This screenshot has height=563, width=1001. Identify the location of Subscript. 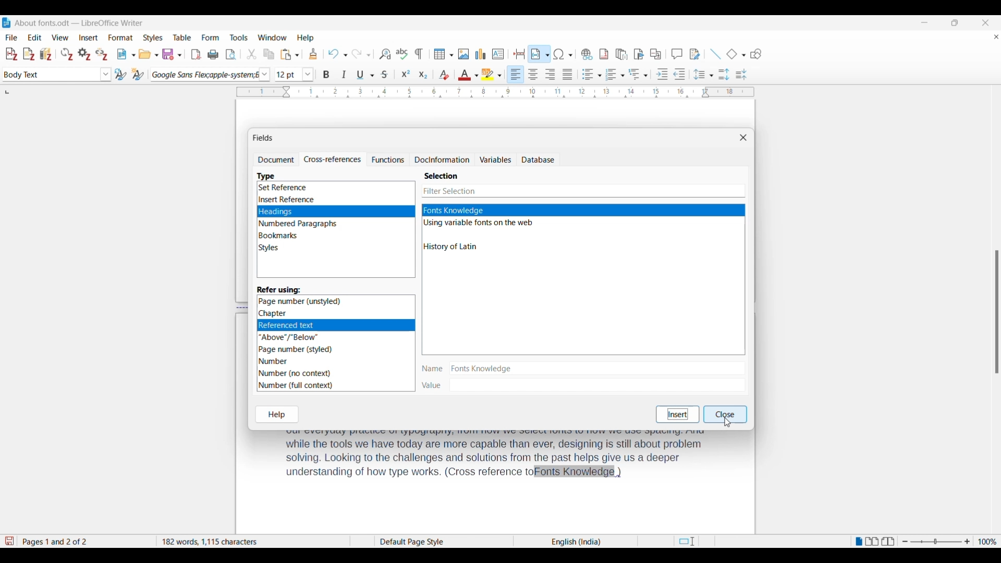
(423, 75).